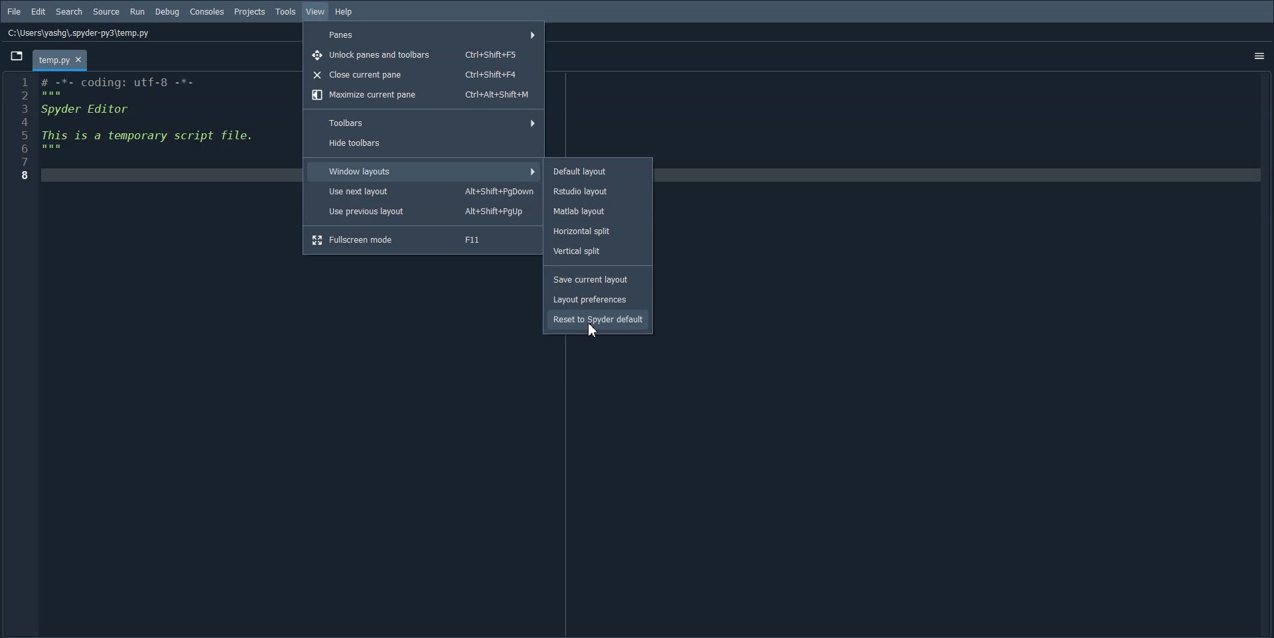 The image size is (1274, 638). I want to click on Projects, so click(250, 12).